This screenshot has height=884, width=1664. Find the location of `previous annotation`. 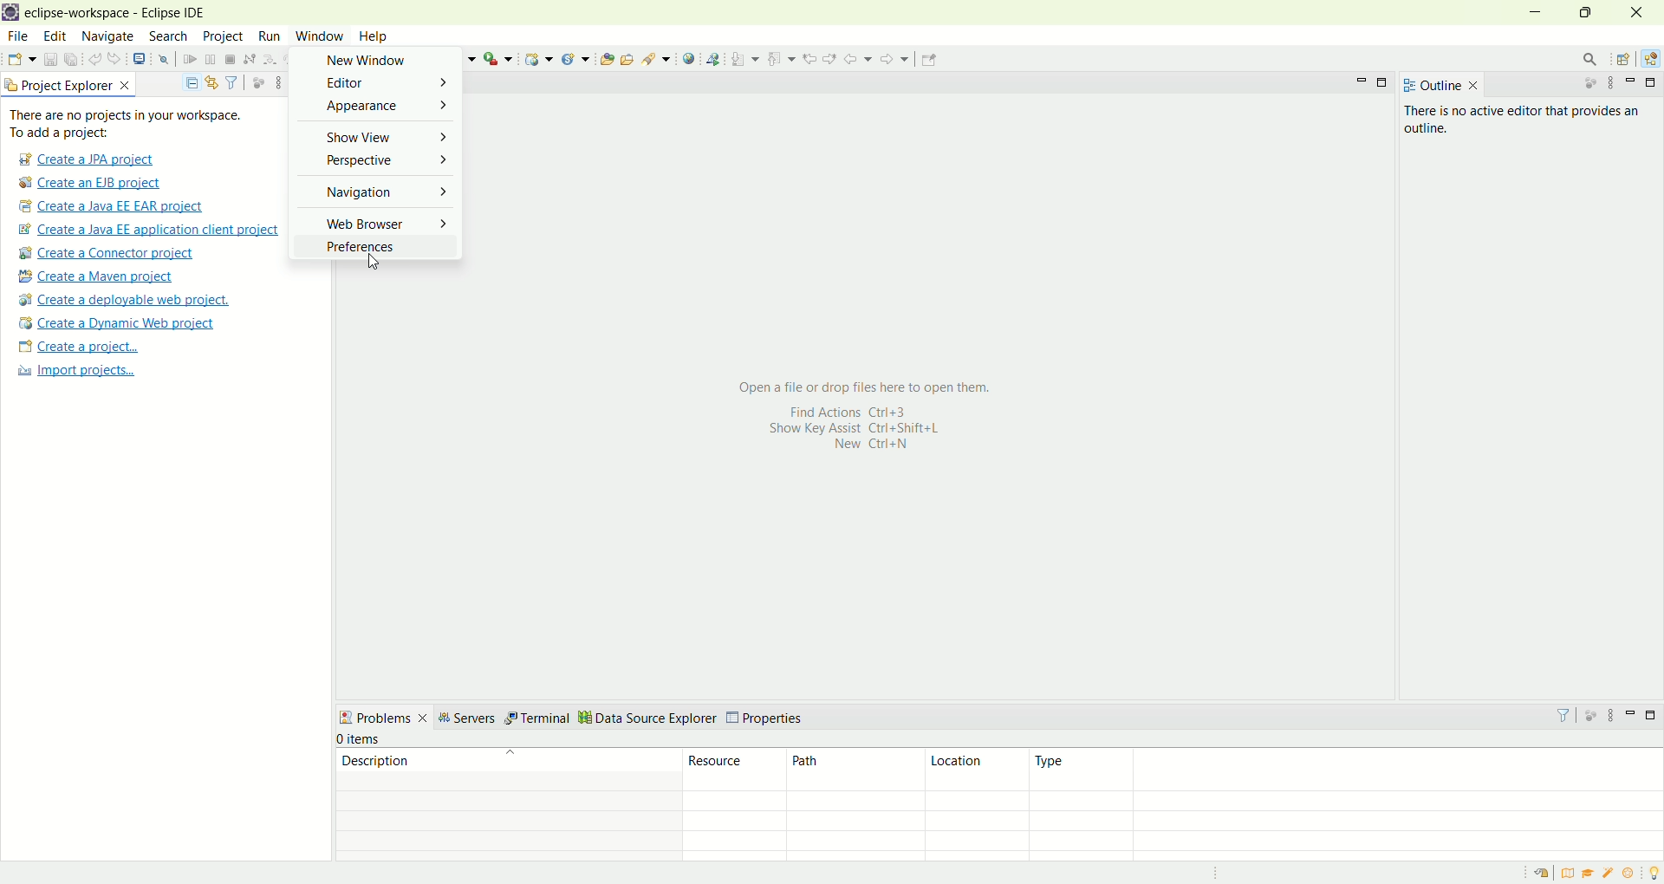

previous annotation is located at coordinates (784, 57).